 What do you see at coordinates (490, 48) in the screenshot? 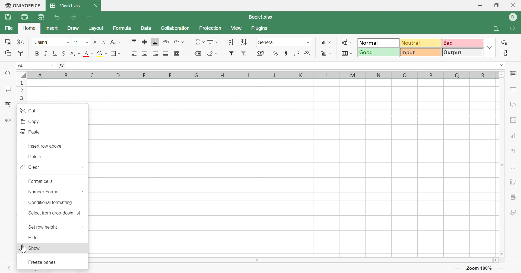
I see `Drop Down` at bounding box center [490, 48].